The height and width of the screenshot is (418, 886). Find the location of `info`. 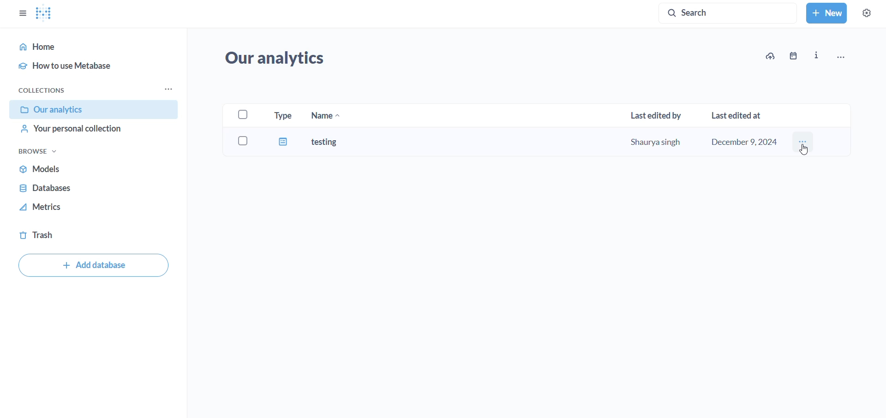

info is located at coordinates (816, 56).